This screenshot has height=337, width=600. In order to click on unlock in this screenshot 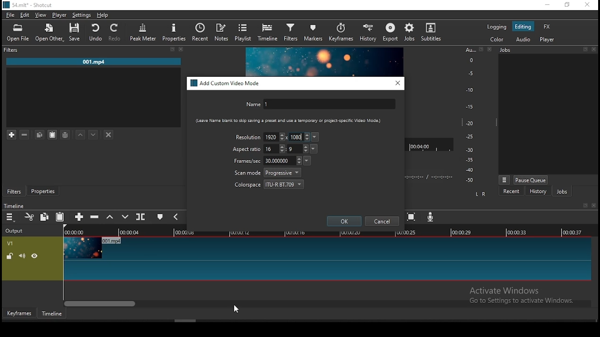, I will do `click(9, 257)`.